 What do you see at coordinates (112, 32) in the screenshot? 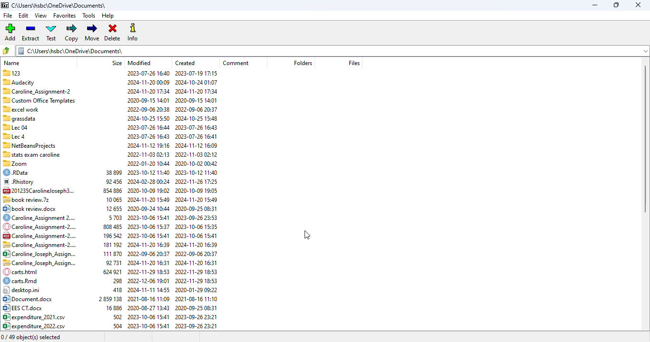
I see `delete` at bounding box center [112, 32].